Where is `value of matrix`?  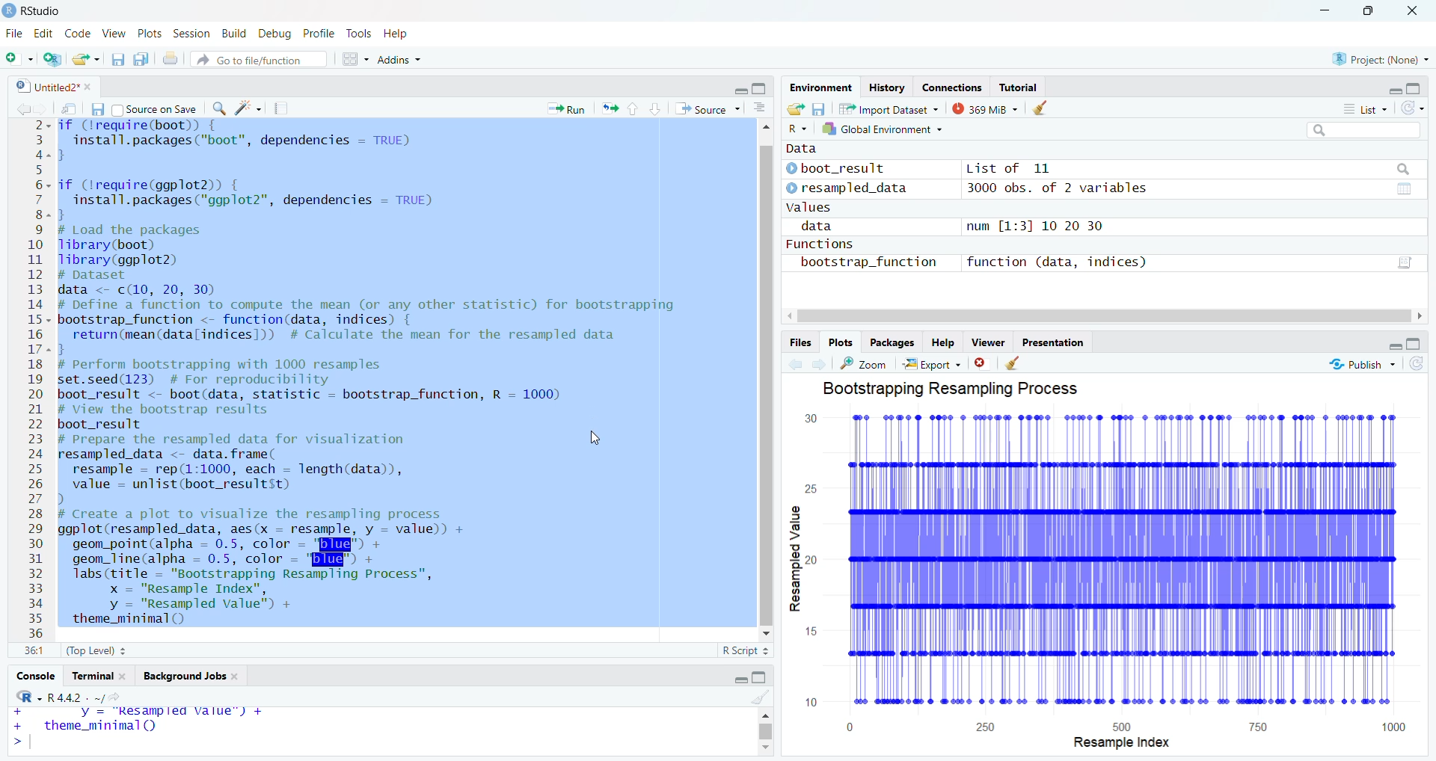
value of matrix is located at coordinates (1405, 264).